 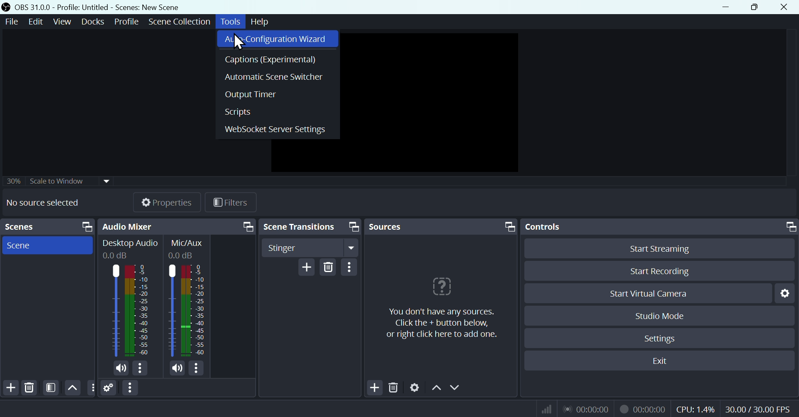 I want to click on Automatic scene switcher, so click(x=277, y=76).